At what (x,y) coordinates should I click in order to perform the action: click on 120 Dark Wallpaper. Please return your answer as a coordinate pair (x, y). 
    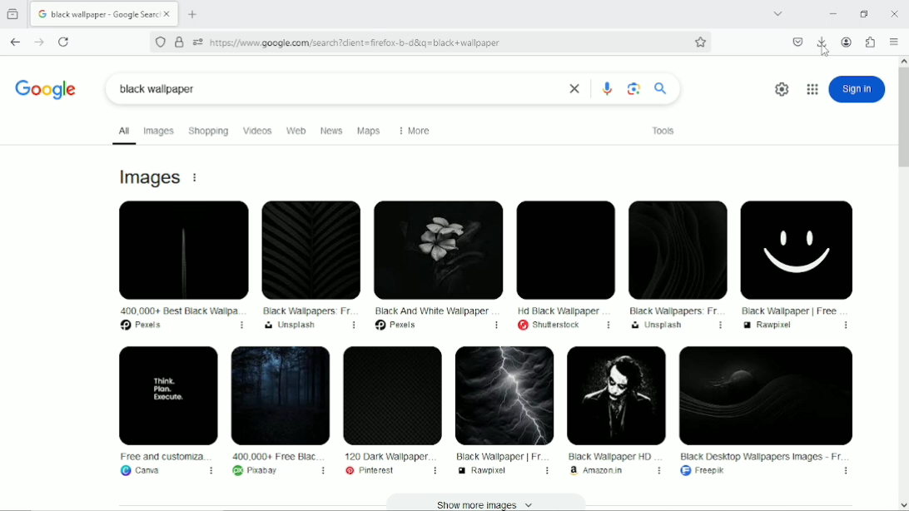
    Looking at the image, I should click on (392, 411).